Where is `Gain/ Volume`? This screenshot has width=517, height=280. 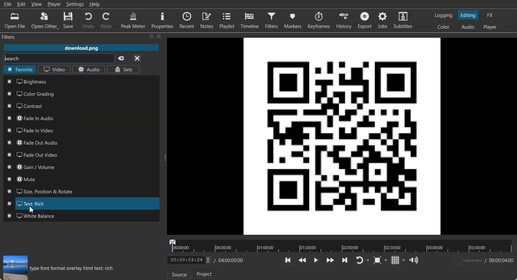 Gain/ Volume is located at coordinates (81, 167).